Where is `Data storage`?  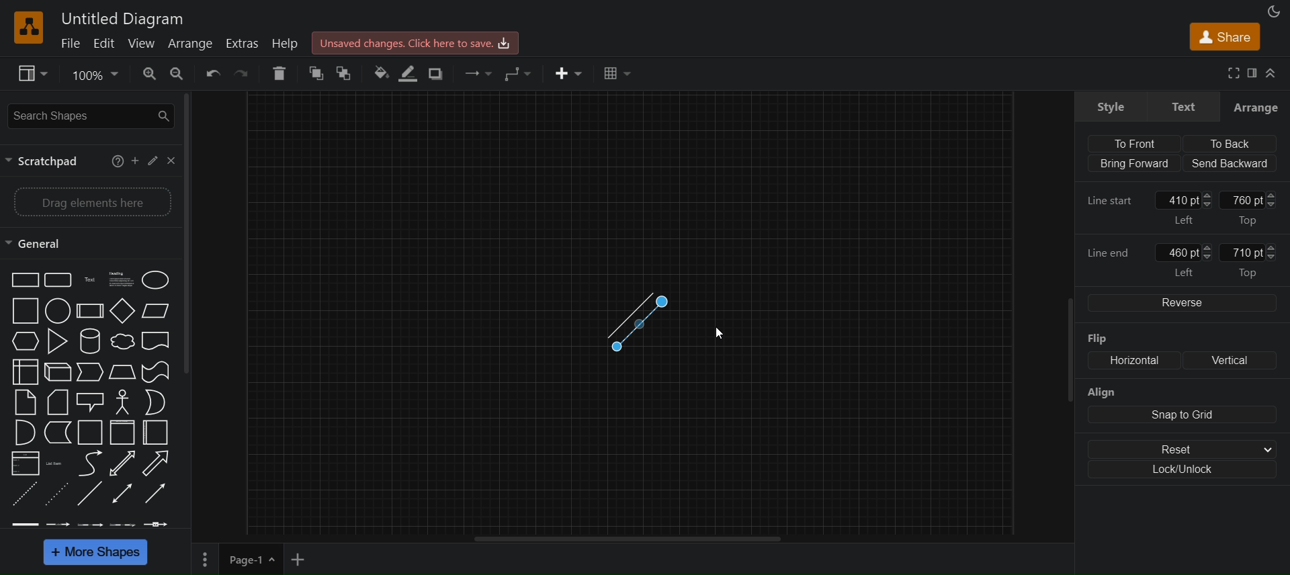 Data storage is located at coordinates (56, 433).